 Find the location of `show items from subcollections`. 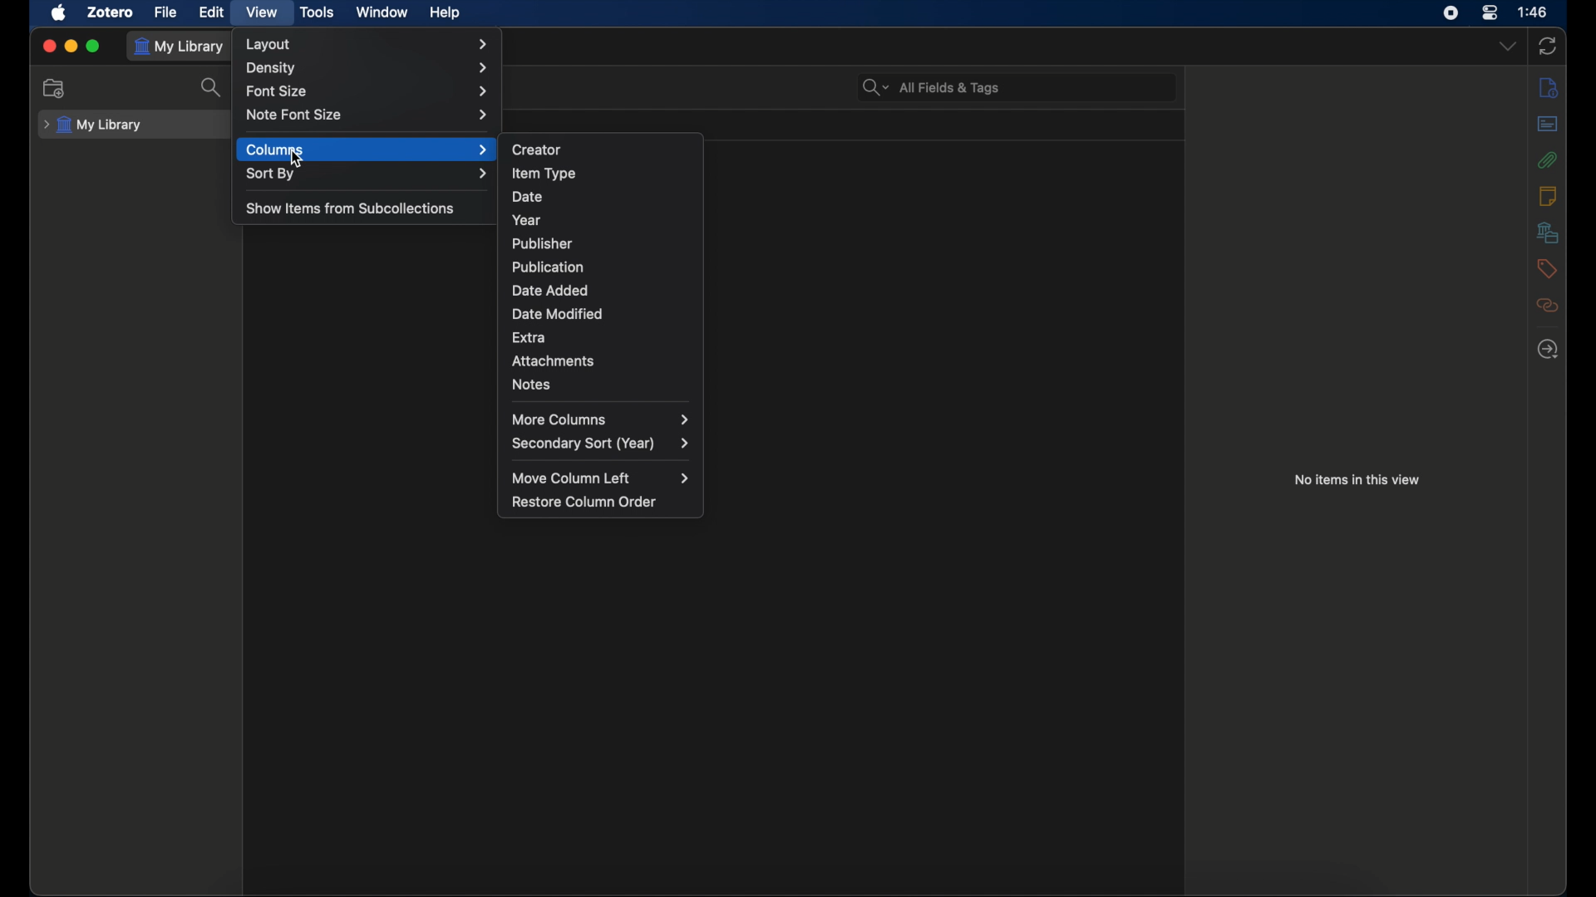

show items from subcollections is located at coordinates (351, 208).